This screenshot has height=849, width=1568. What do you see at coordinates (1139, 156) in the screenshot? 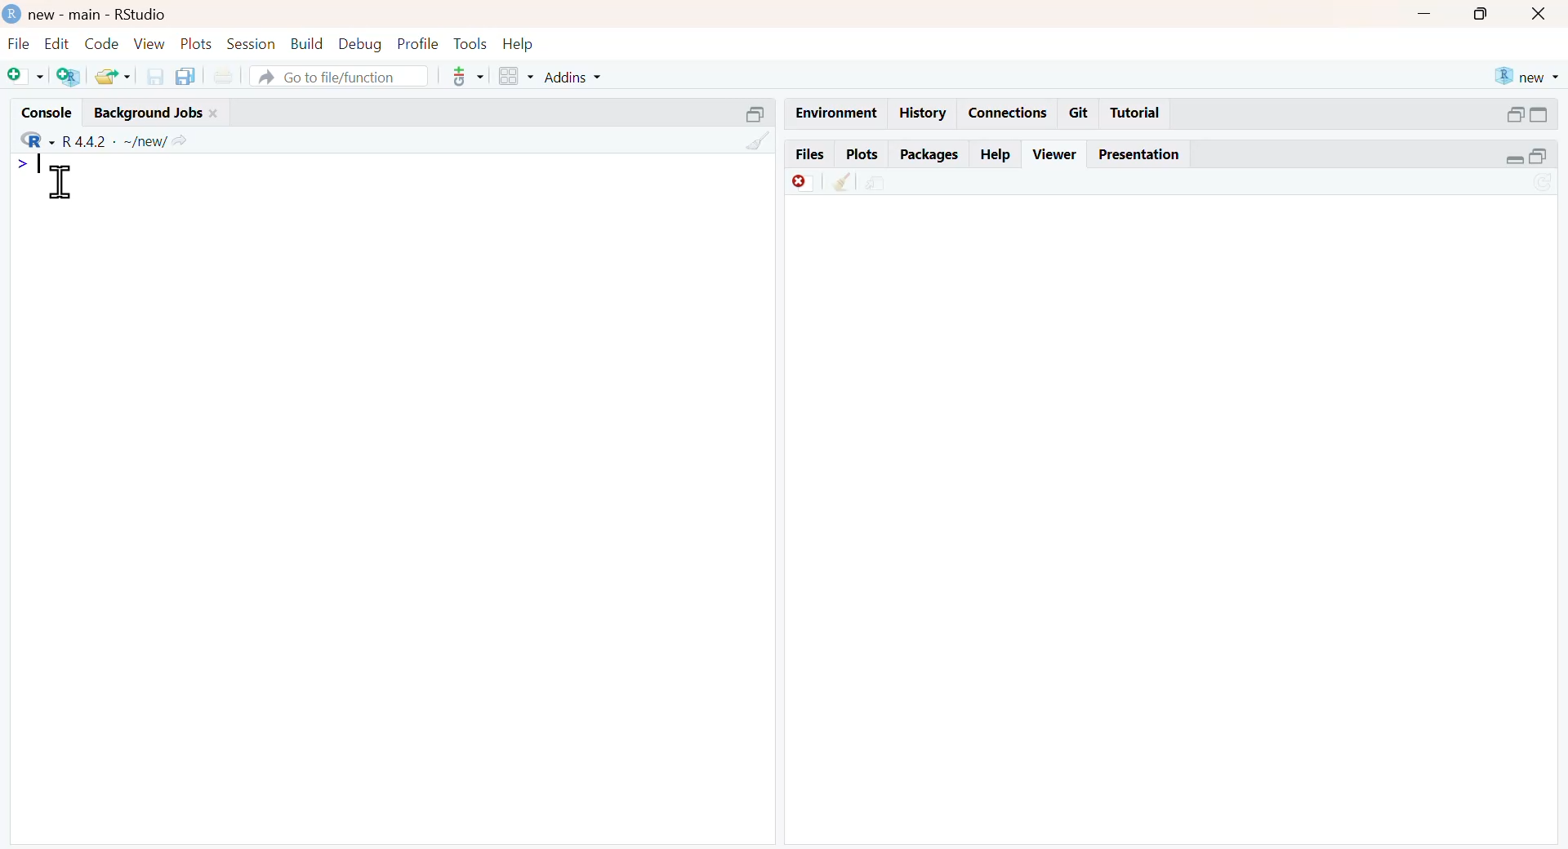
I see `Presentation` at bounding box center [1139, 156].